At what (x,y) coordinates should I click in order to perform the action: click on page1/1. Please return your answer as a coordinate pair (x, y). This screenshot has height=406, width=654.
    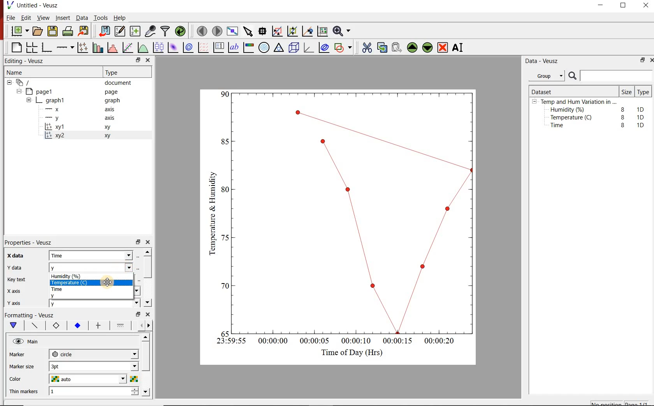
    Looking at the image, I should click on (639, 402).